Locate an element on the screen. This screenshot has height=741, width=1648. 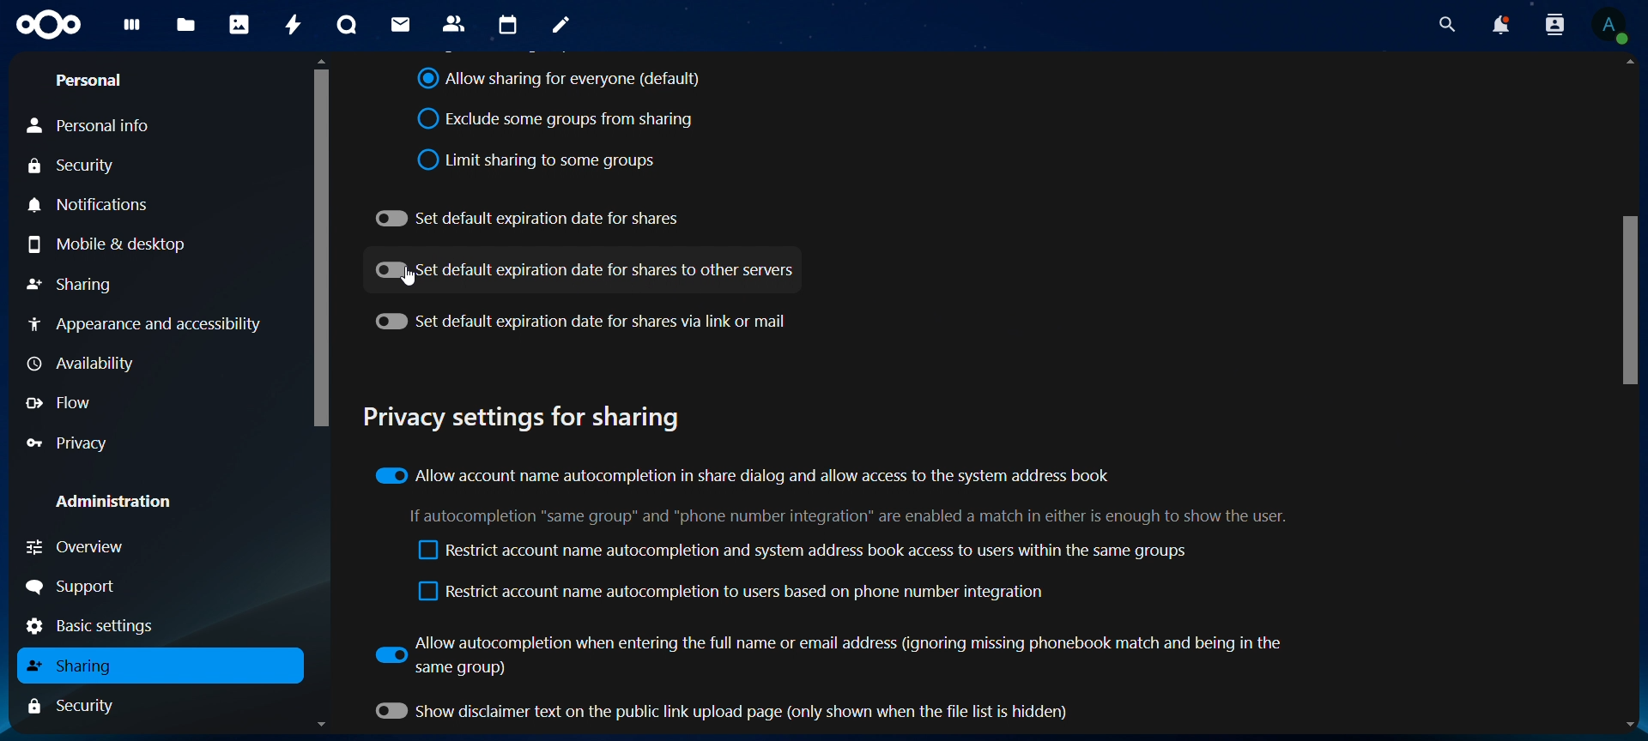
restrict account name autocompletion and system address book access to usersswithin the same groups is located at coordinates (805, 550).